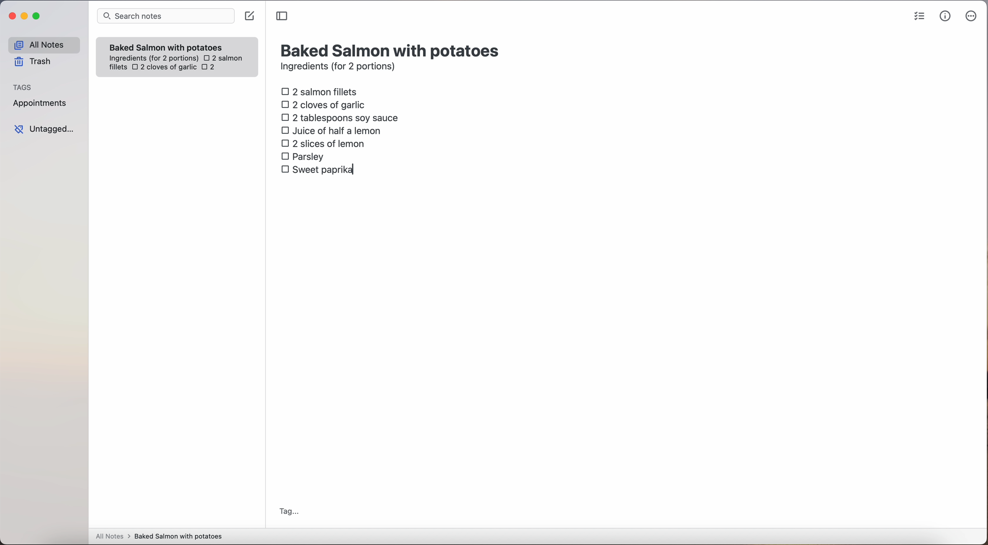  What do you see at coordinates (283, 16) in the screenshot?
I see `toggle sidebar` at bounding box center [283, 16].